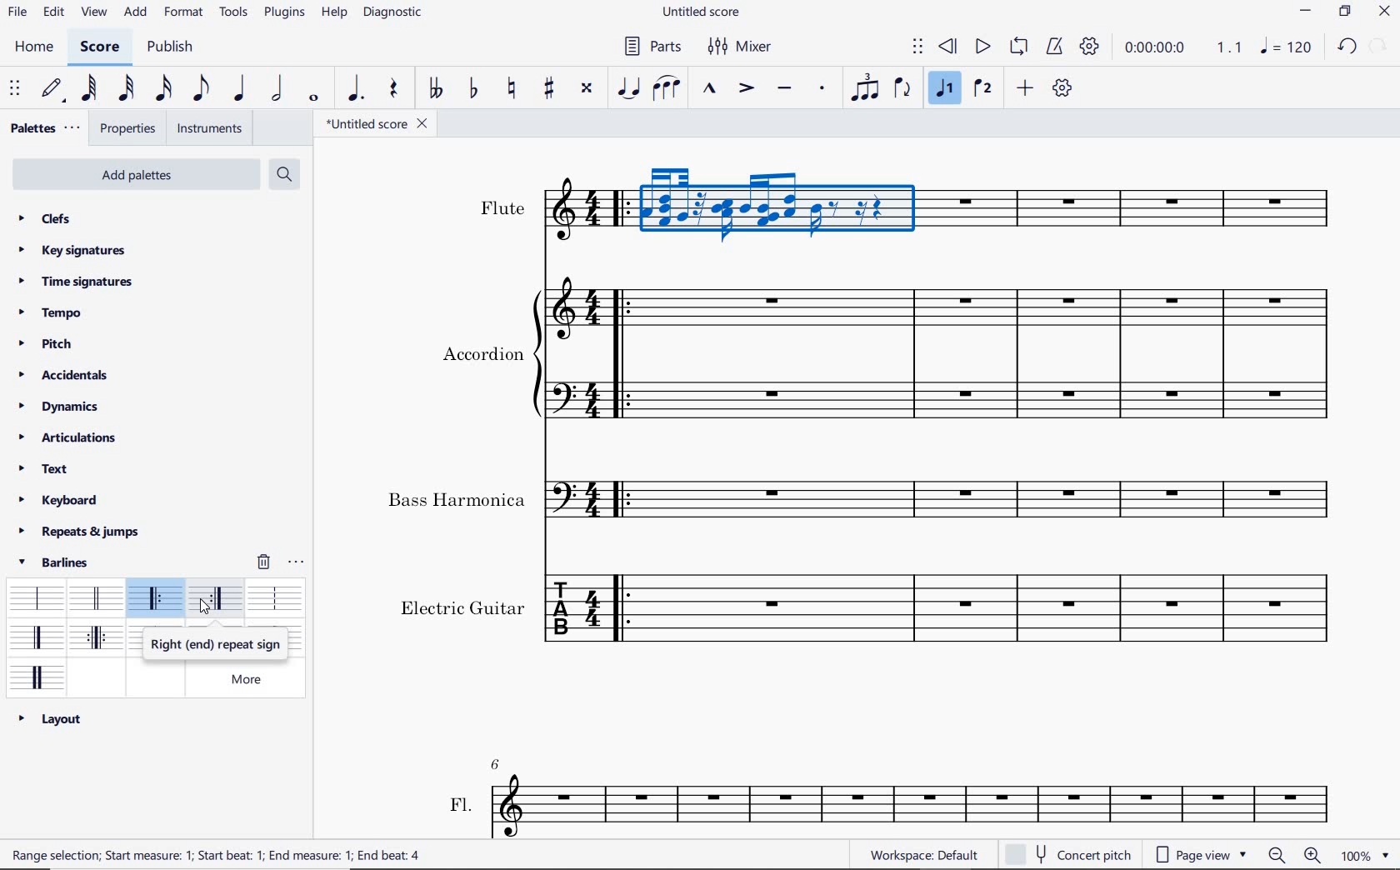 This screenshot has height=870, width=1400. I want to click on half note, so click(277, 89).